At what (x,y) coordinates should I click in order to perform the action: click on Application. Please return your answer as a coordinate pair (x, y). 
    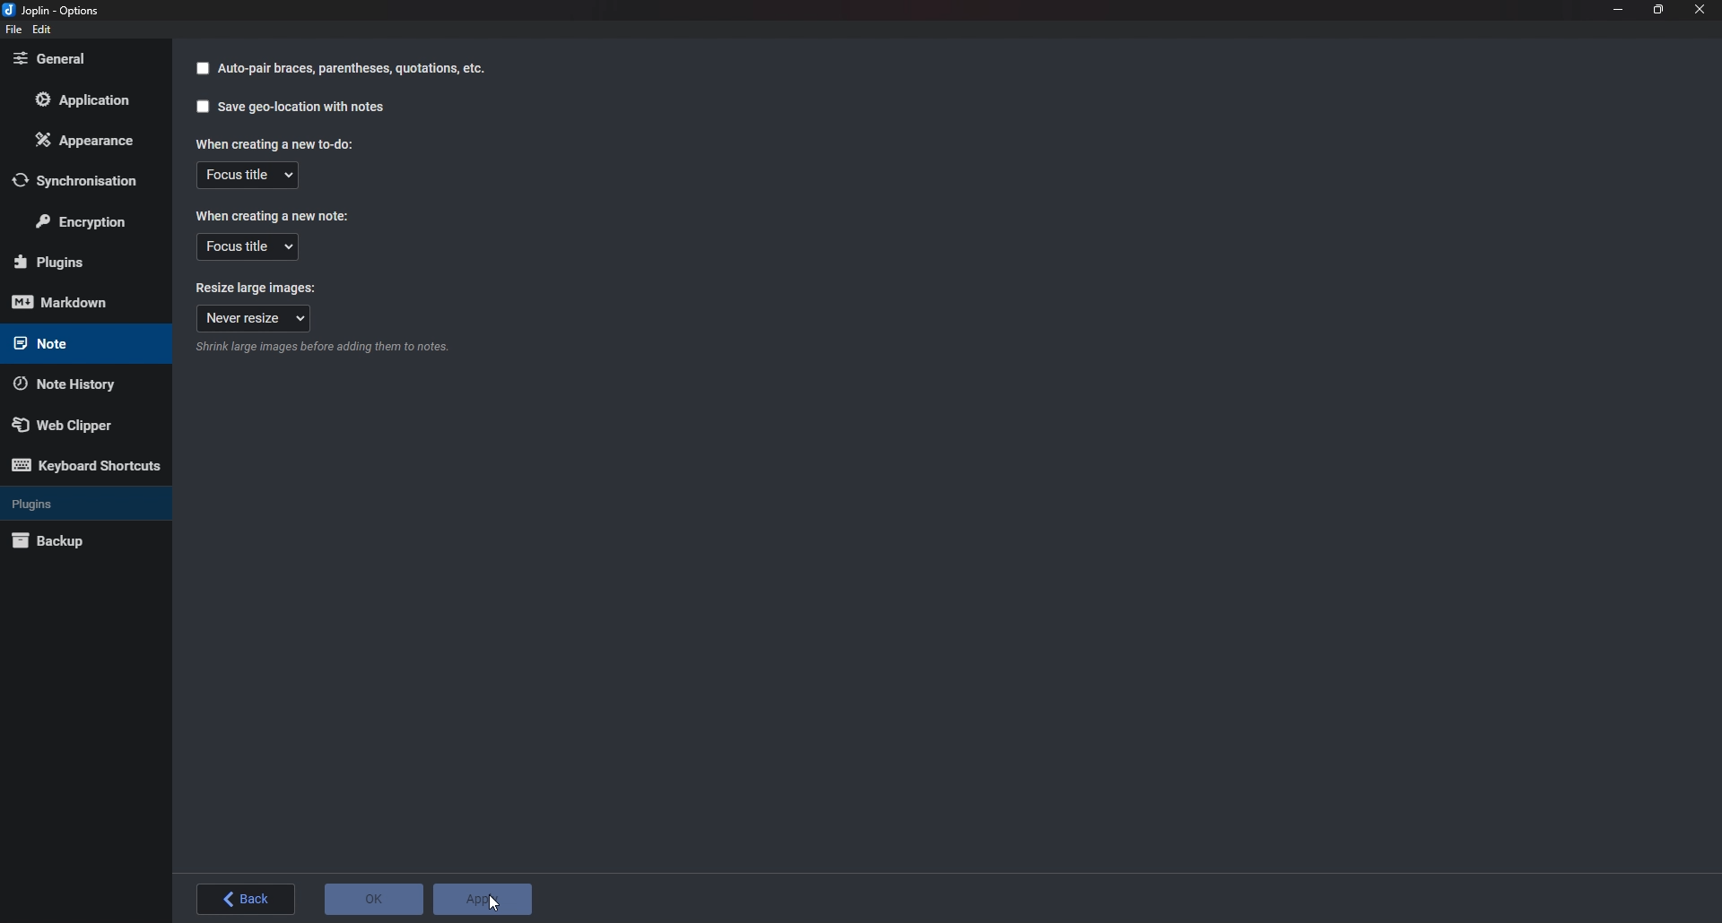
    Looking at the image, I should click on (91, 99).